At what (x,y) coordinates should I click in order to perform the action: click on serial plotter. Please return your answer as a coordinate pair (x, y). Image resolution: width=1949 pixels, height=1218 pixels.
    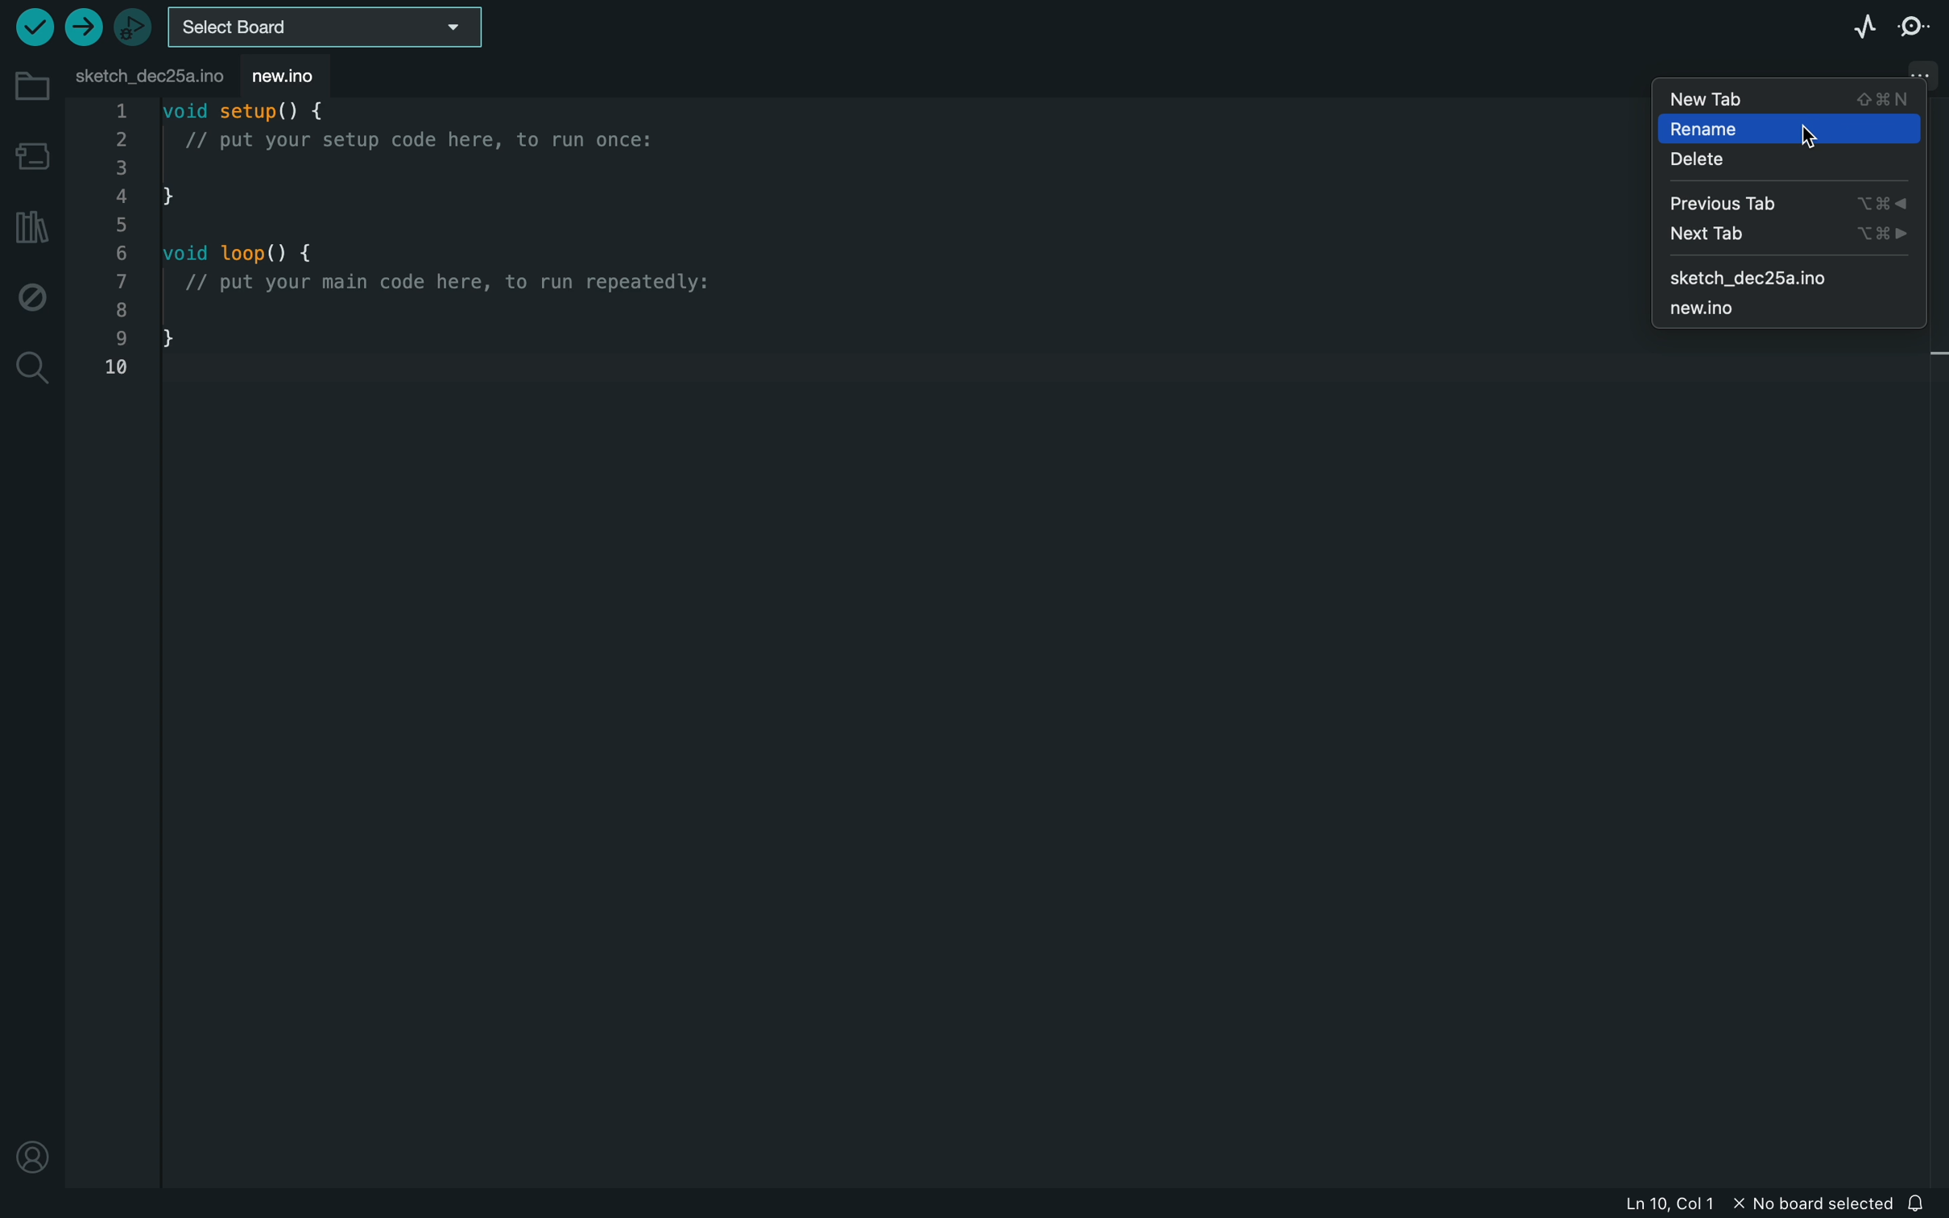
    Looking at the image, I should click on (1852, 28).